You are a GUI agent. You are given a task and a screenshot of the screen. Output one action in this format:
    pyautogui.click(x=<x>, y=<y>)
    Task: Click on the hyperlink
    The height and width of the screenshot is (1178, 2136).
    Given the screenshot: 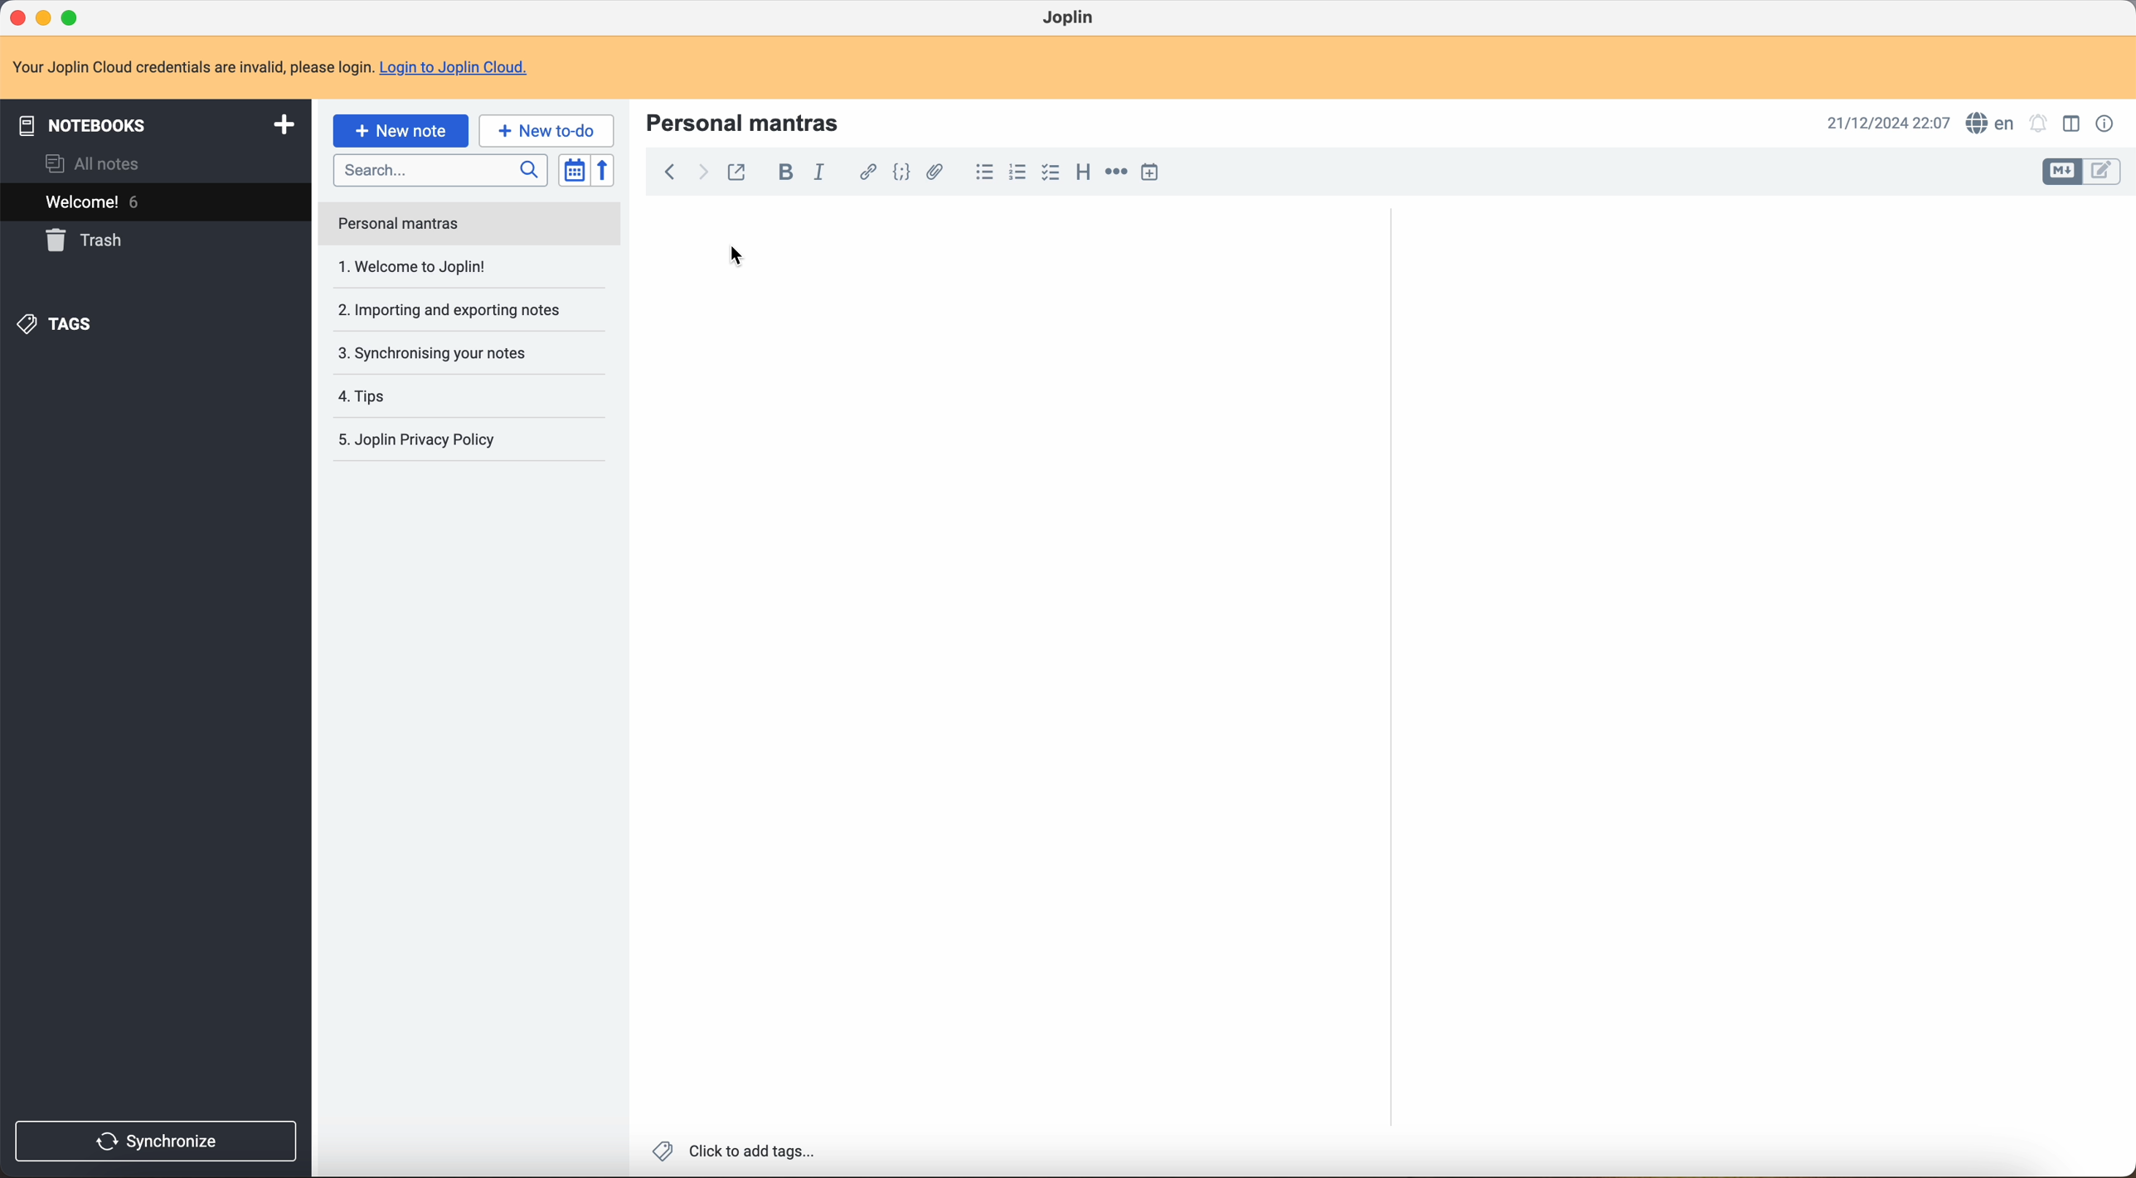 What is the action you would take?
    pyautogui.click(x=867, y=172)
    